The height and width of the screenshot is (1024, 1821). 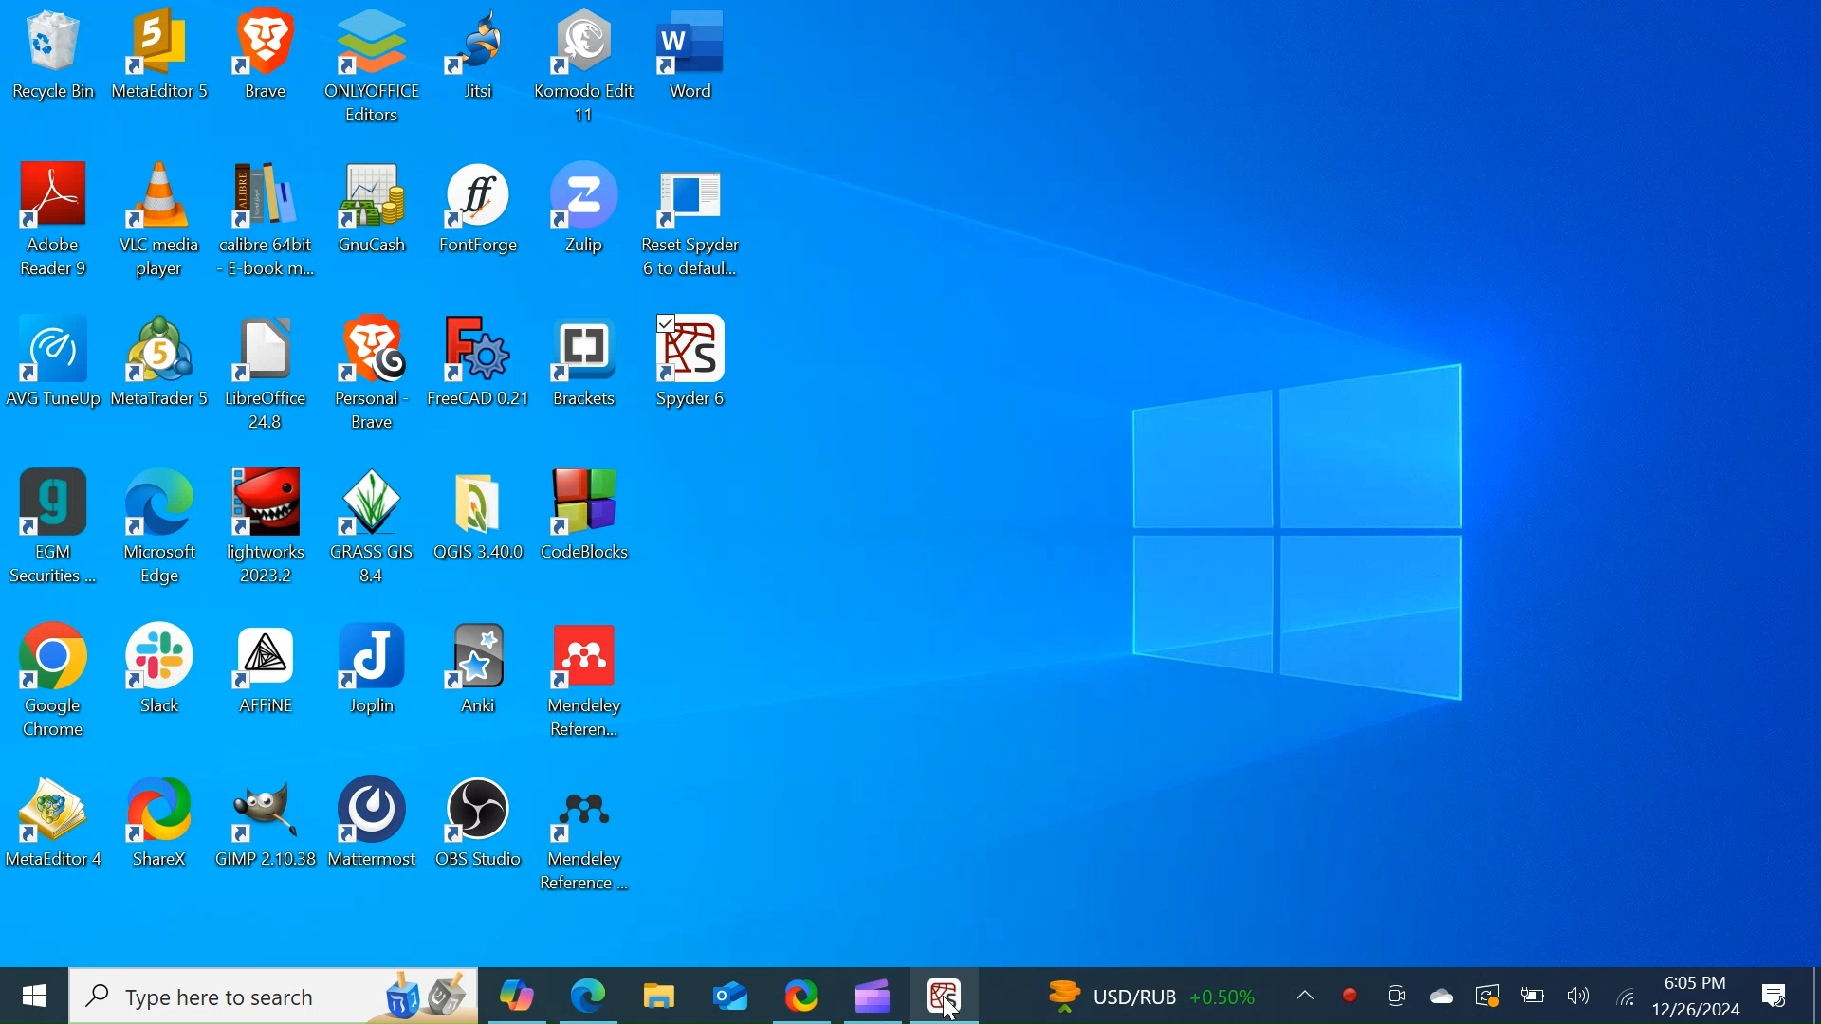 I want to click on Restart for updates, so click(x=1484, y=996).